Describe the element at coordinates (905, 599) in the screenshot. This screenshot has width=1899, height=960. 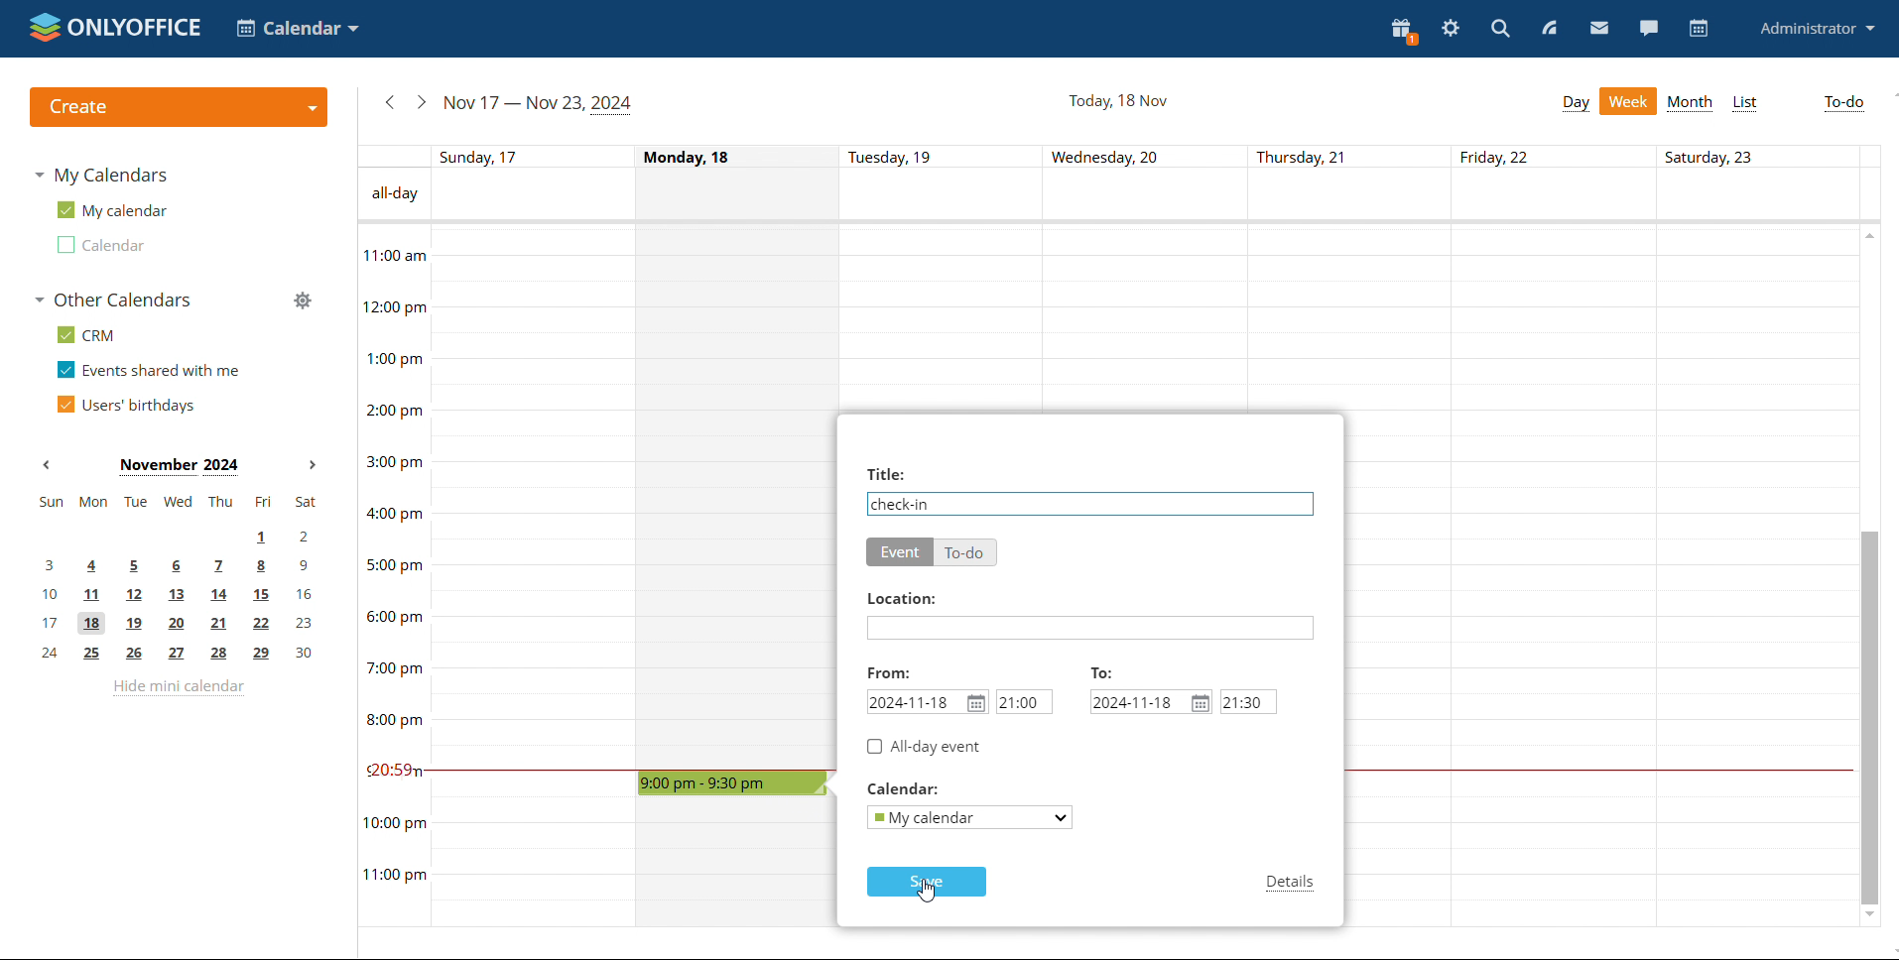
I see `location` at that location.